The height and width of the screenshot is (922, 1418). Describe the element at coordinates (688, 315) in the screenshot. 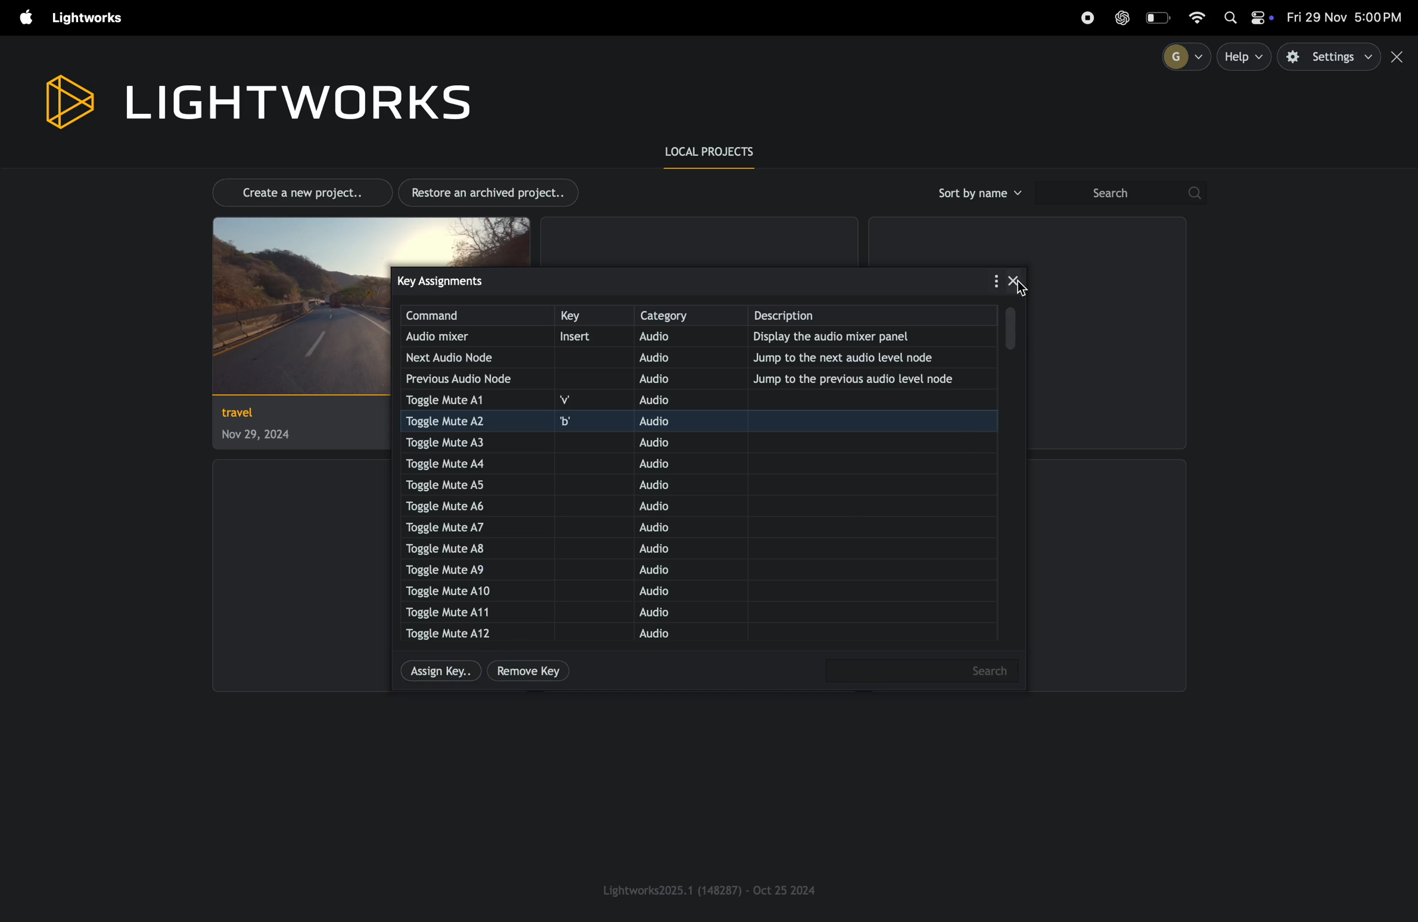

I see `category` at that location.